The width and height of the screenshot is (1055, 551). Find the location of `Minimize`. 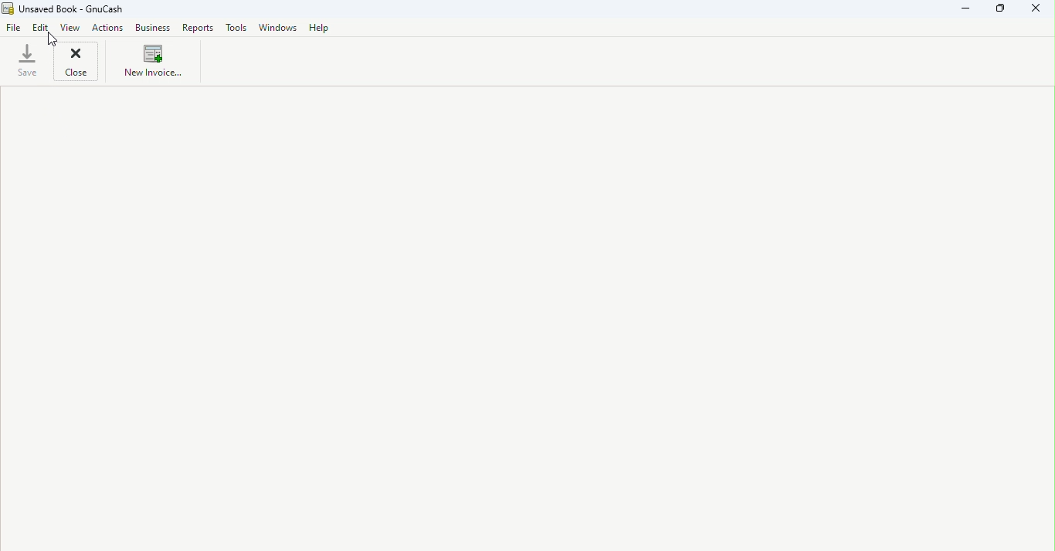

Minimize is located at coordinates (966, 11).